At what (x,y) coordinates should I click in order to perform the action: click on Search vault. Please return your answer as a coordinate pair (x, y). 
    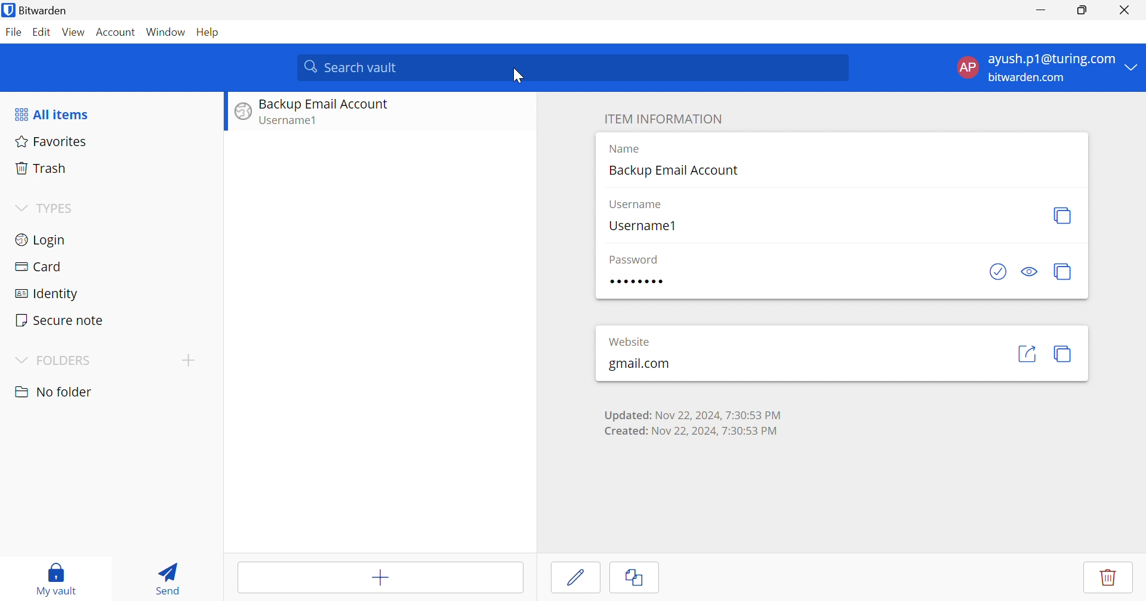
    Looking at the image, I should click on (575, 68).